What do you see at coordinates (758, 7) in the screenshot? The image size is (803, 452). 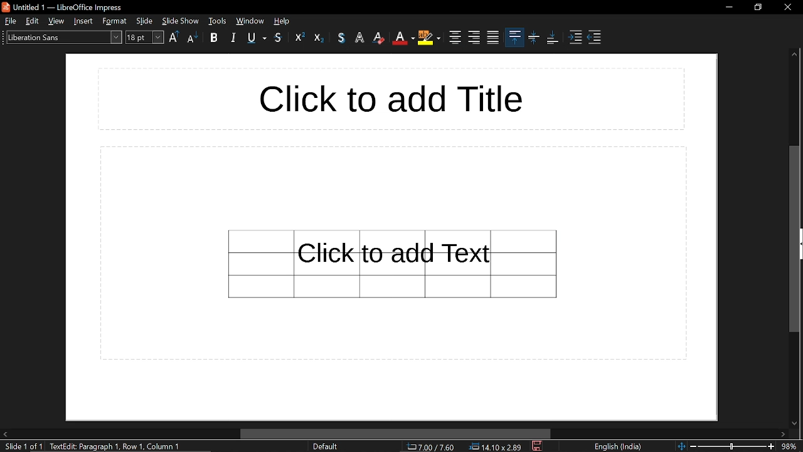 I see `restore down` at bounding box center [758, 7].